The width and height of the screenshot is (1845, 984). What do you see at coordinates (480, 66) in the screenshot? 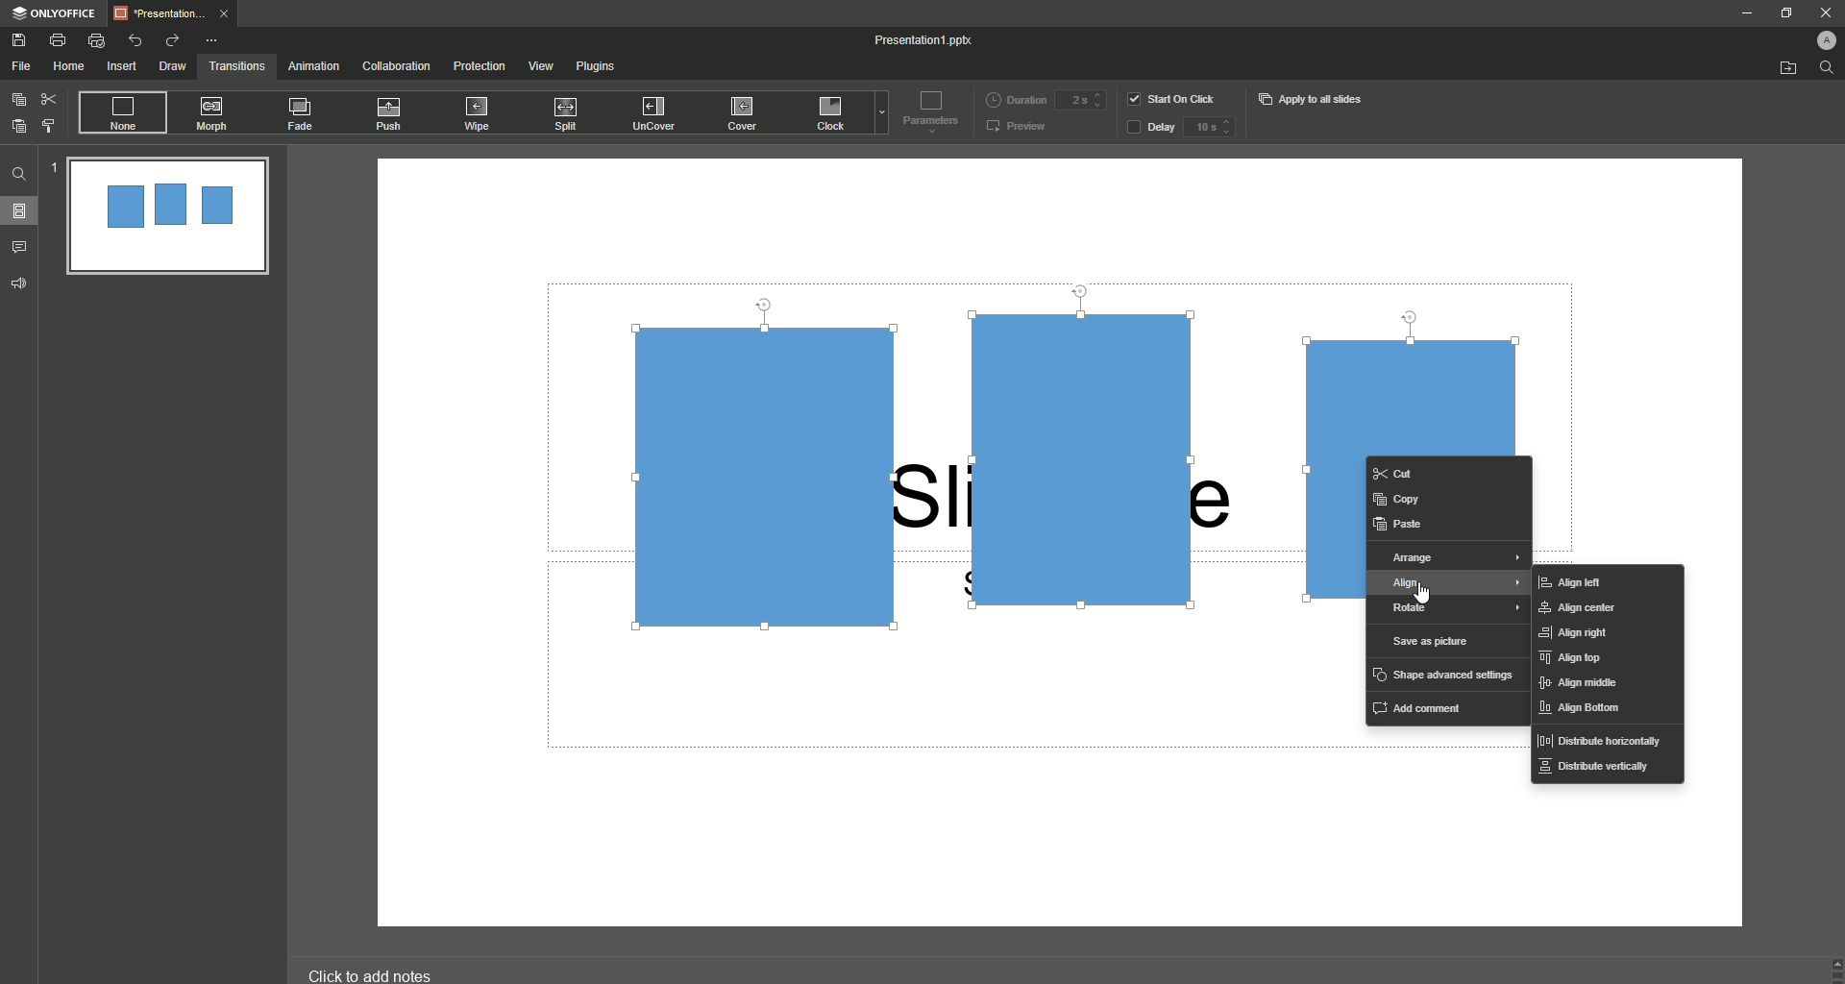
I see `Protection` at bounding box center [480, 66].